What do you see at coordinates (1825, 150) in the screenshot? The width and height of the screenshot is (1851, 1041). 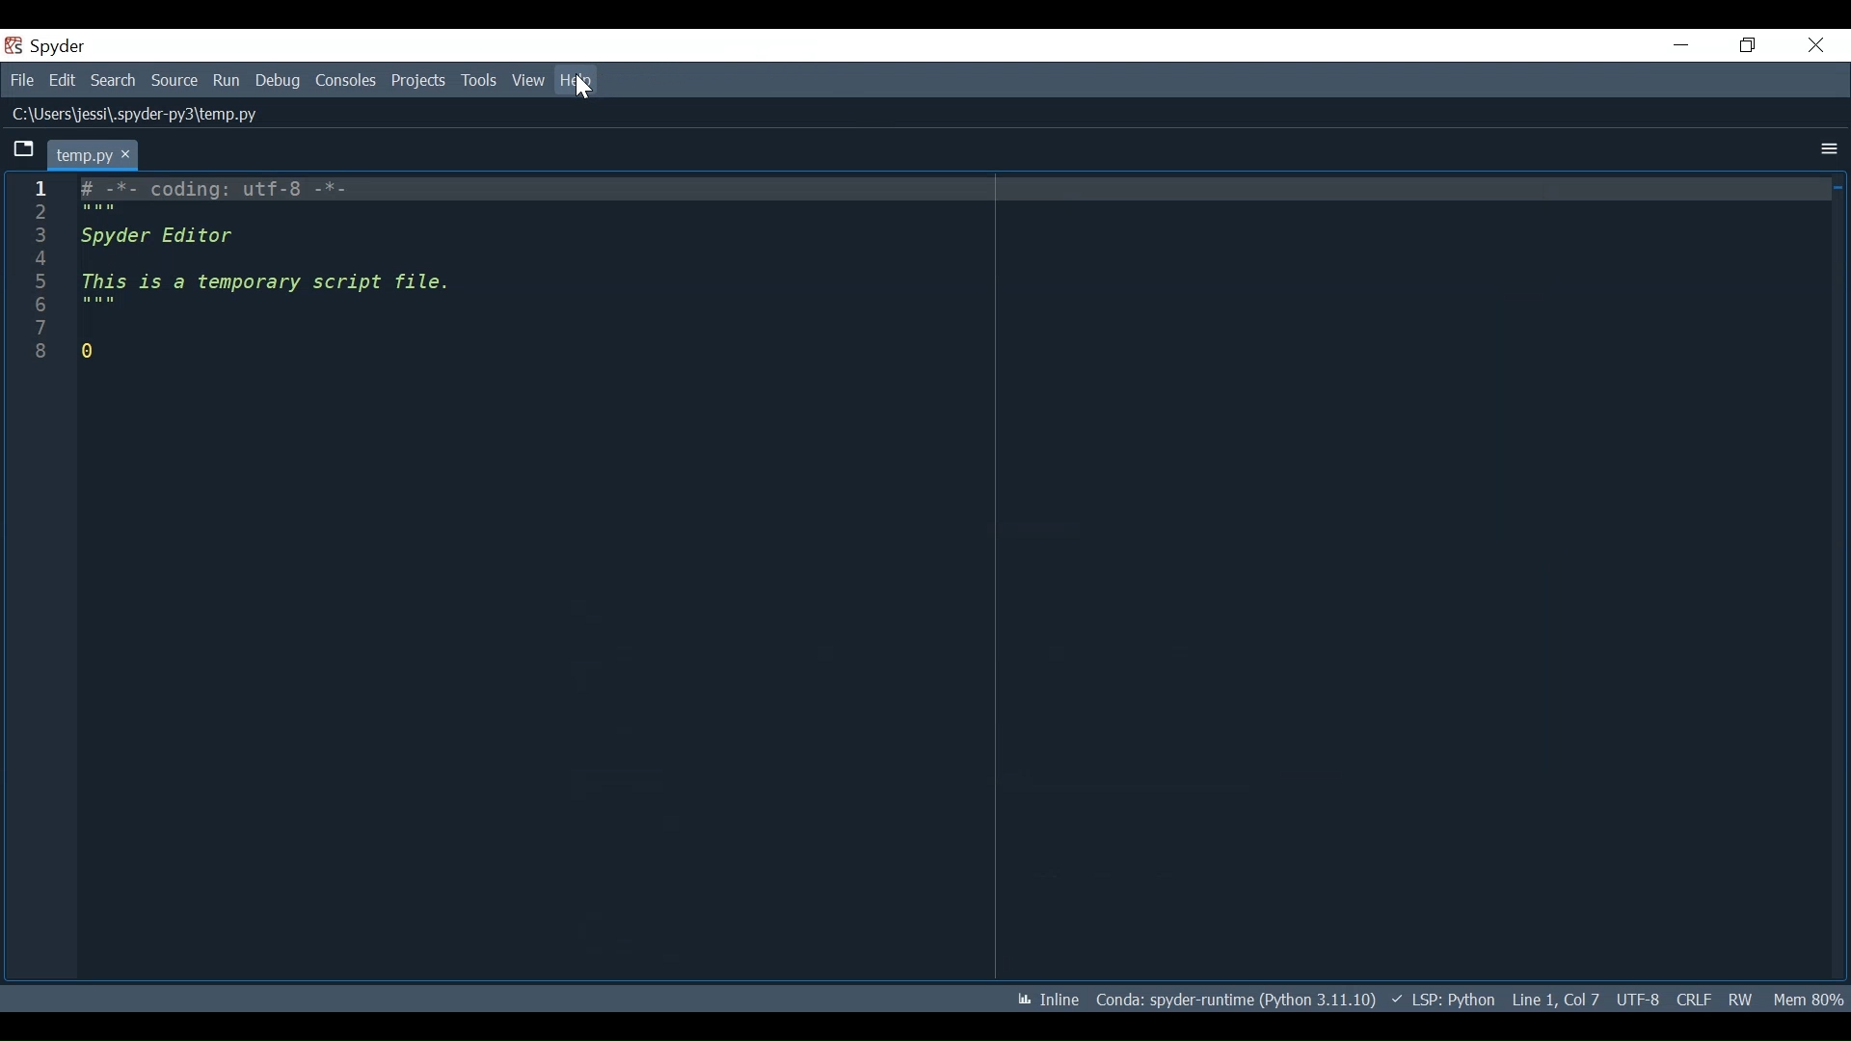 I see `More Options` at bounding box center [1825, 150].